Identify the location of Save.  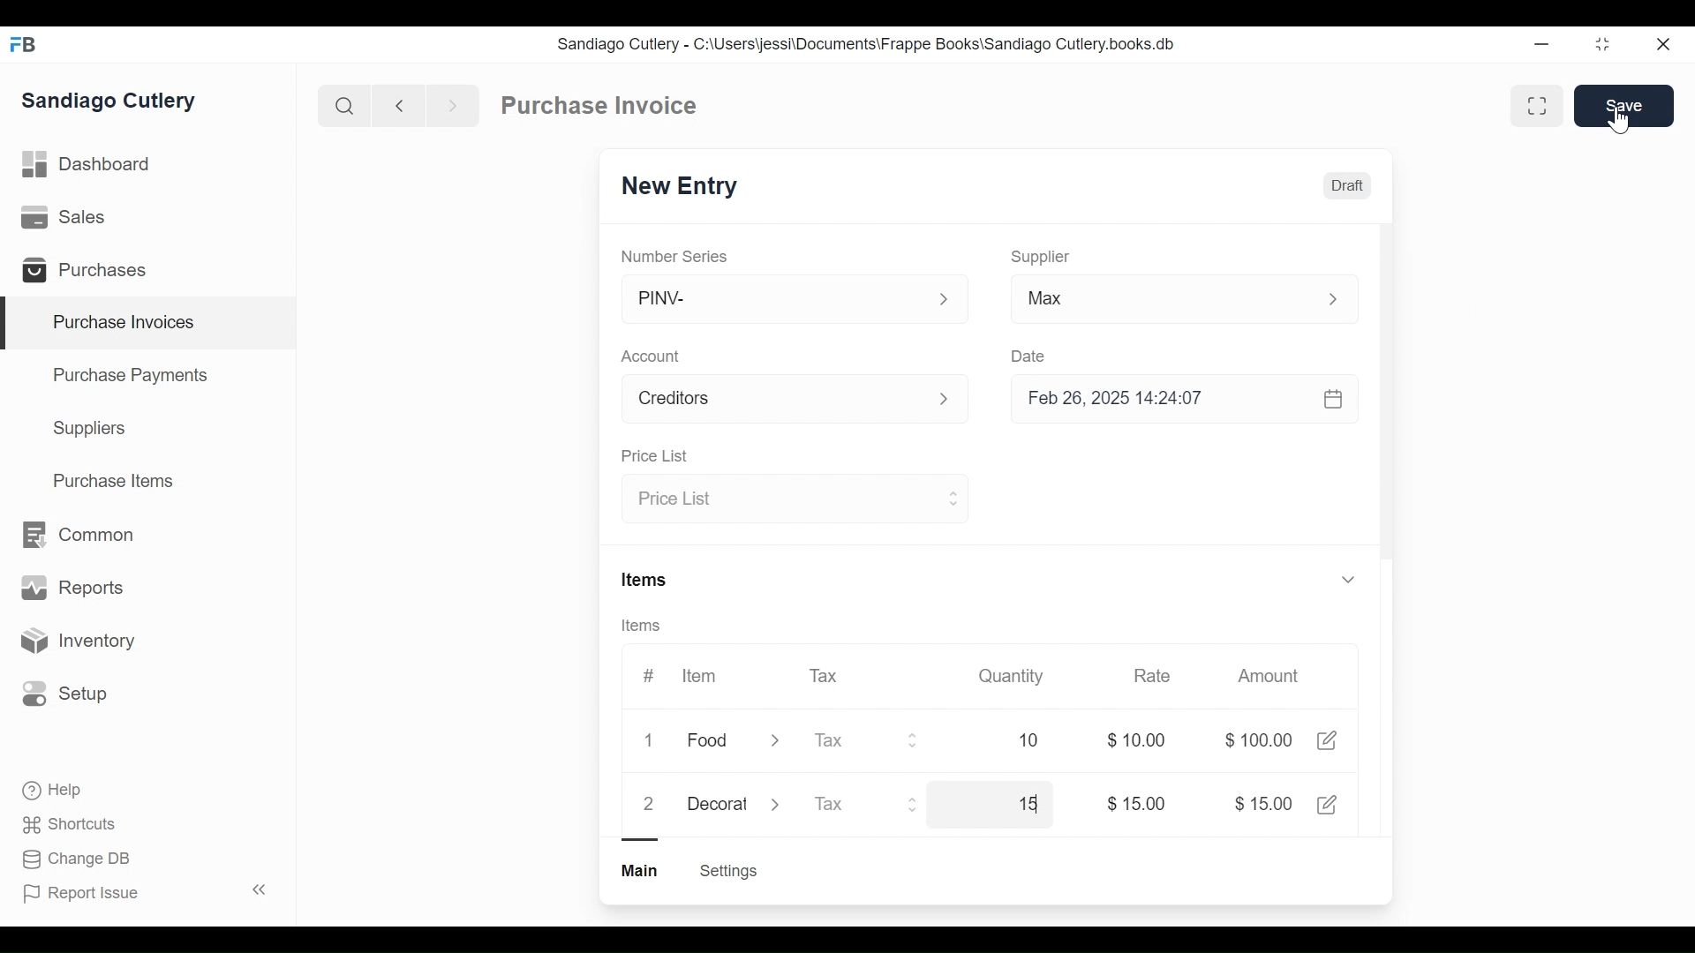
(1626, 106).